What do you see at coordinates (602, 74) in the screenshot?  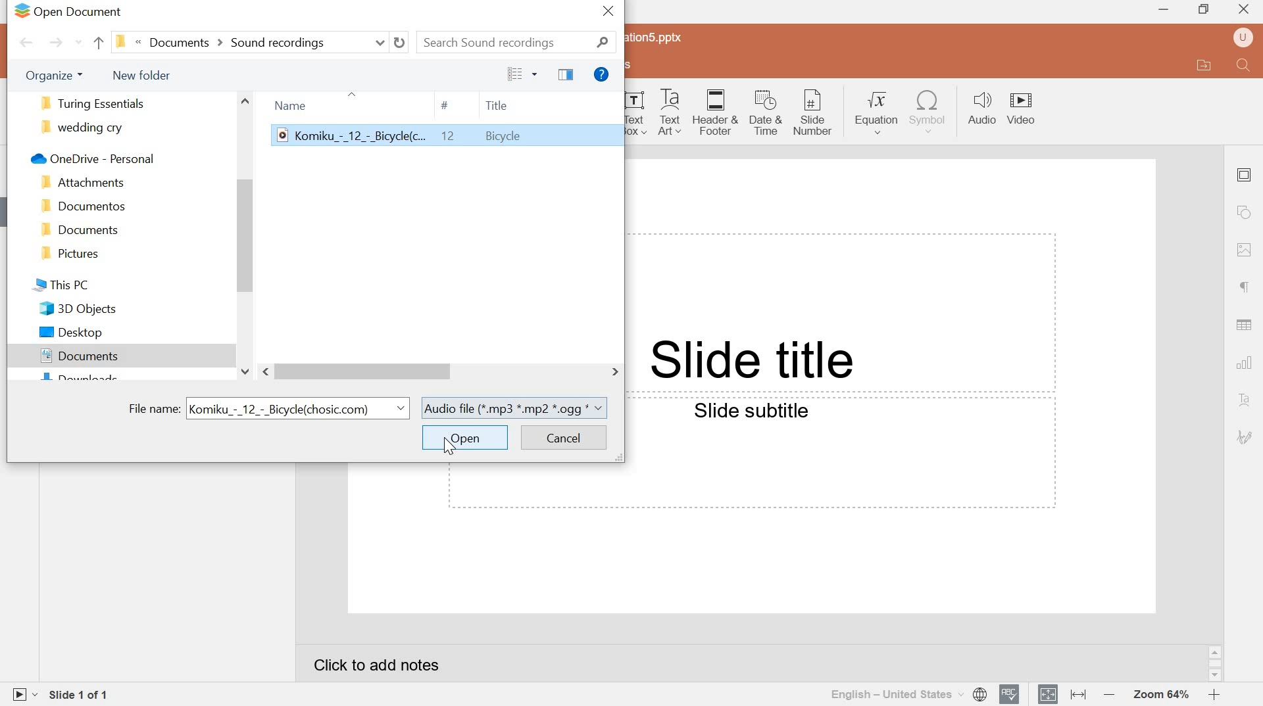 I see `get help` at bounding box center [602, 74].